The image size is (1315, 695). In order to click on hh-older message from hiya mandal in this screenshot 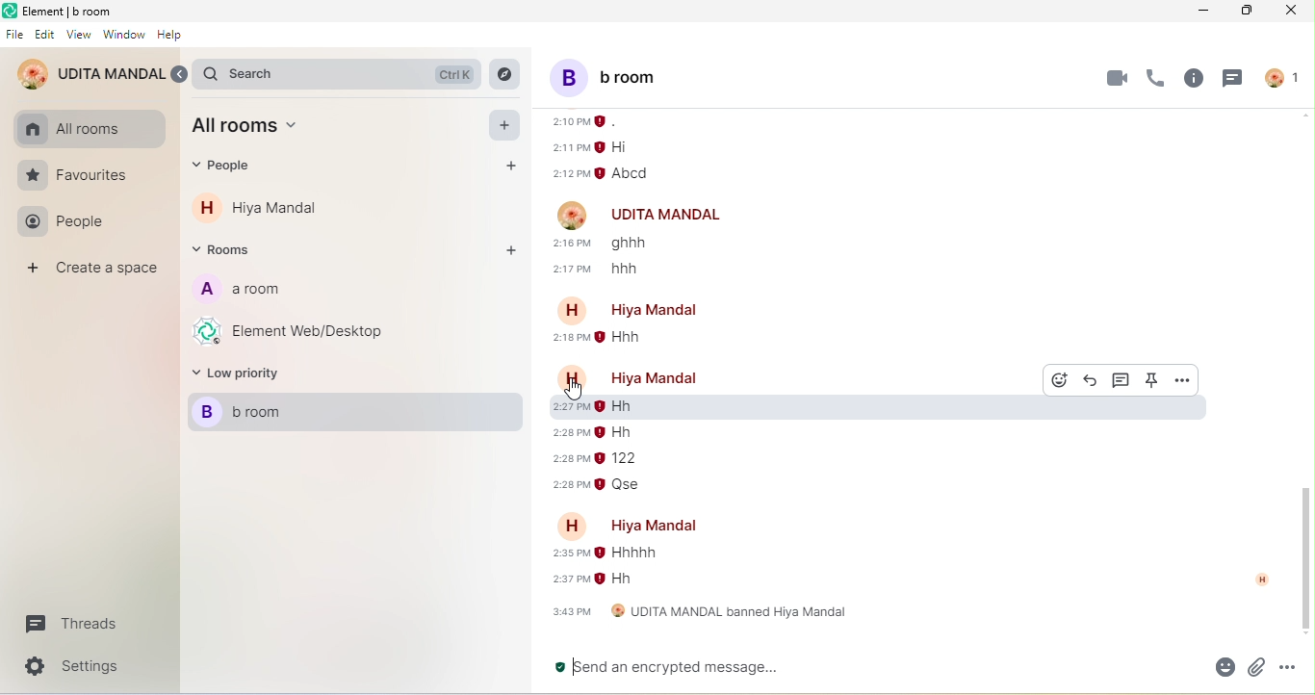, I will do `click(627, 405)`.